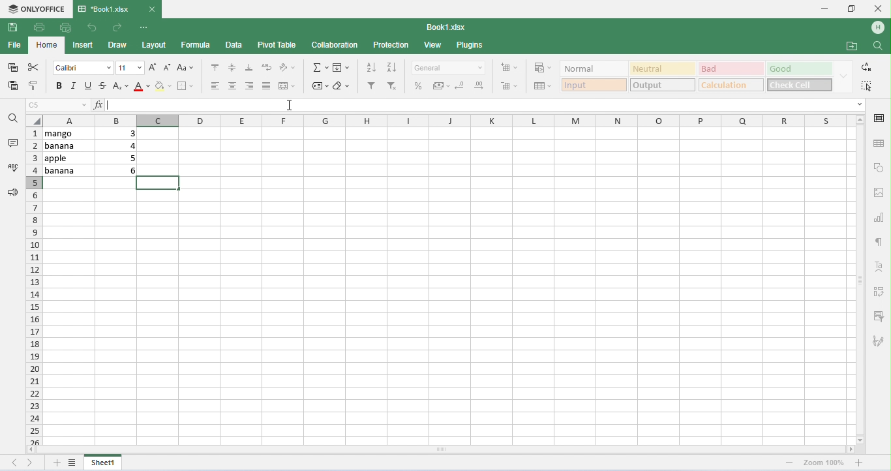 The image size is (891, 471). Describe the element at coordinates (166, 68) in the screenshot. I see `decrement font size` at that location.